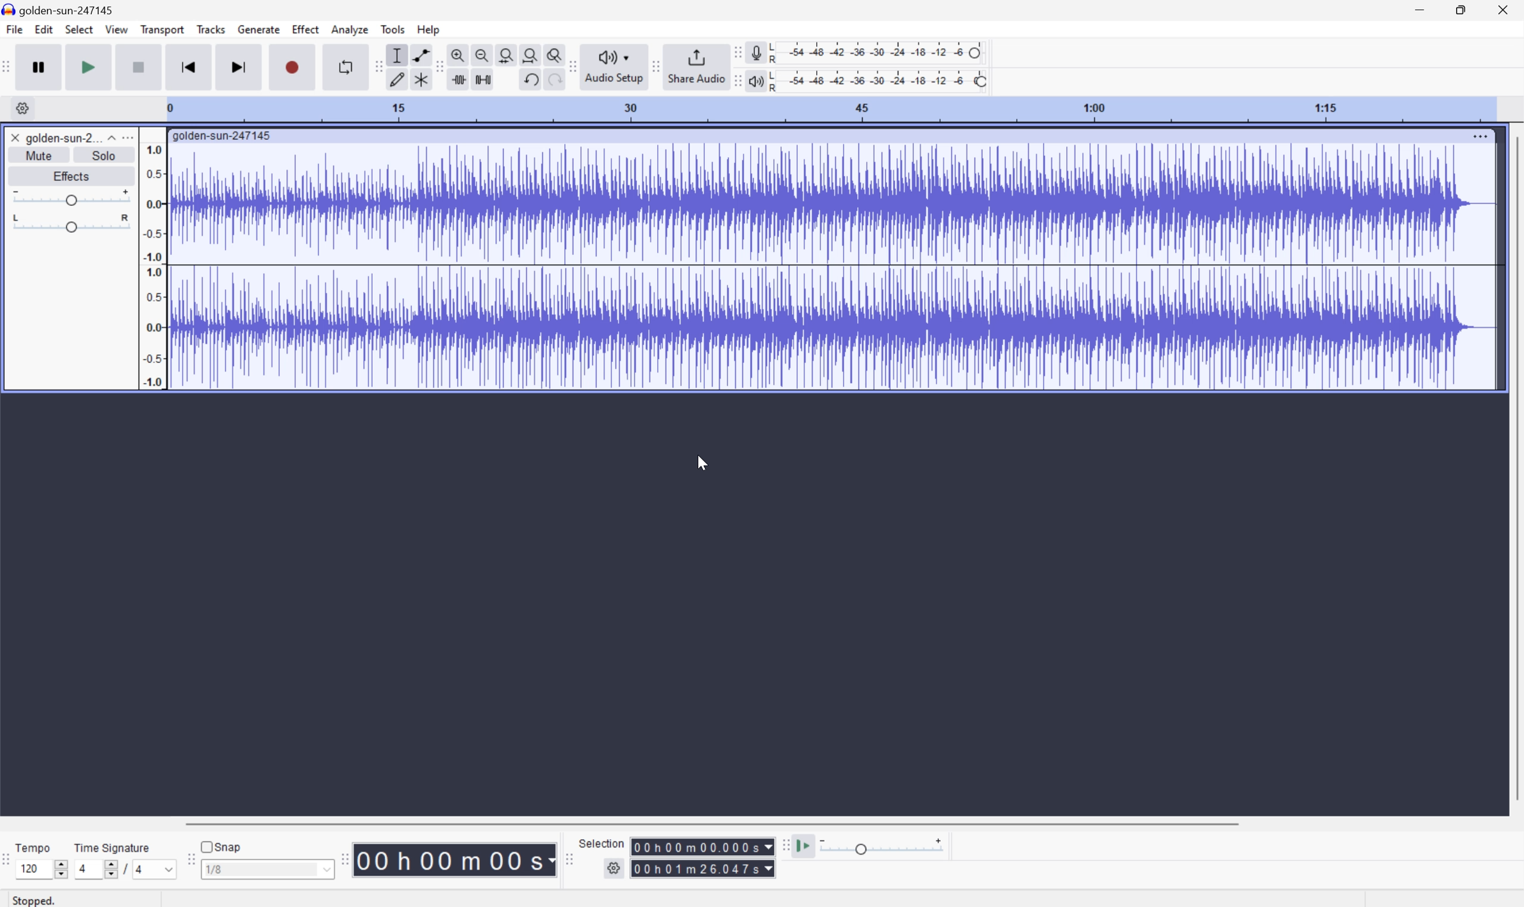 The image size is (1524, 907). What do you see at coordinates (139, 67) in the screenshot?
I see `Stop` at bounding box center [139, 67].